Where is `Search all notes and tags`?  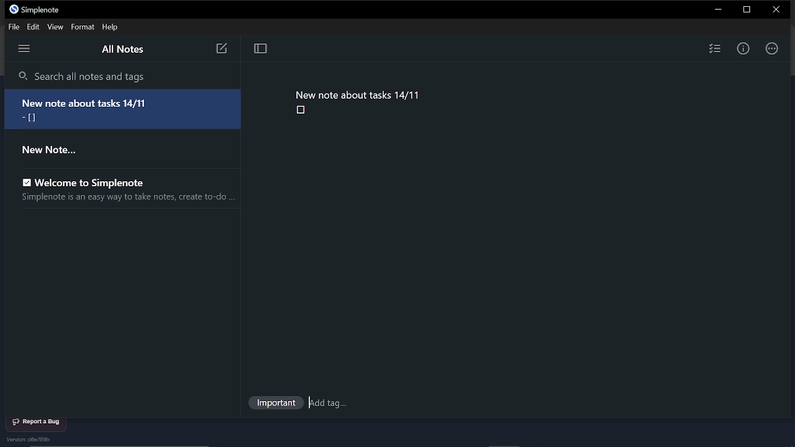
Search all notes and tags is located at coordinates (122, 76).